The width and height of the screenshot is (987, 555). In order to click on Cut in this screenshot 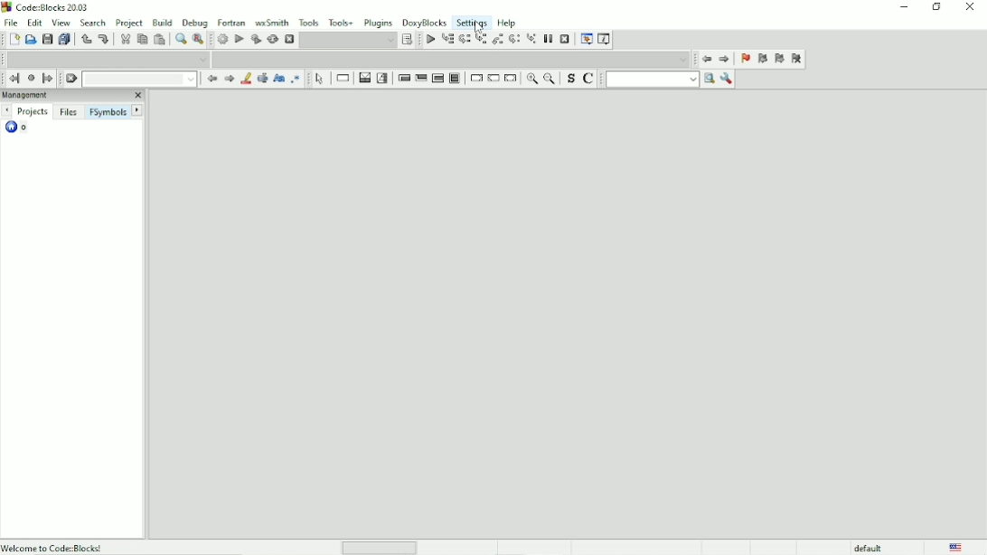, I will do `click(124, 39)`.